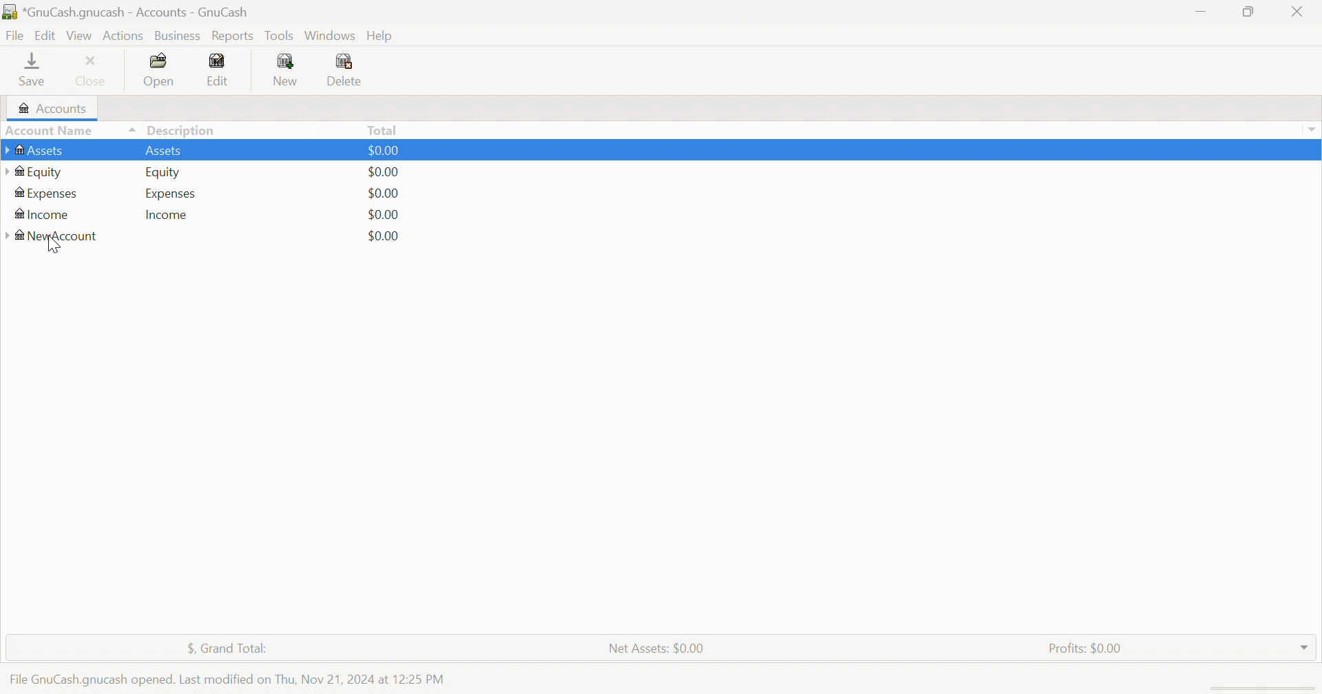 This screenshot has width=1322, height=694. Describe the element at coordinates (284, 69) in the screenshot. I see `New` at that location.